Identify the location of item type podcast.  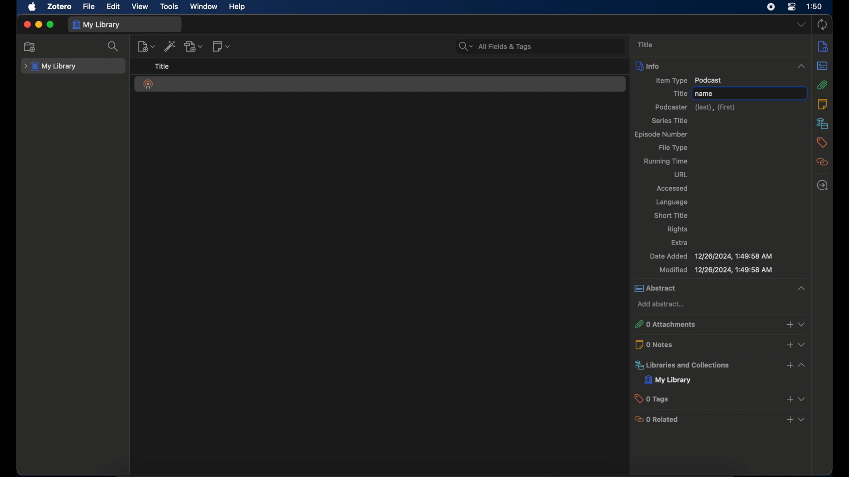
(689, 80).